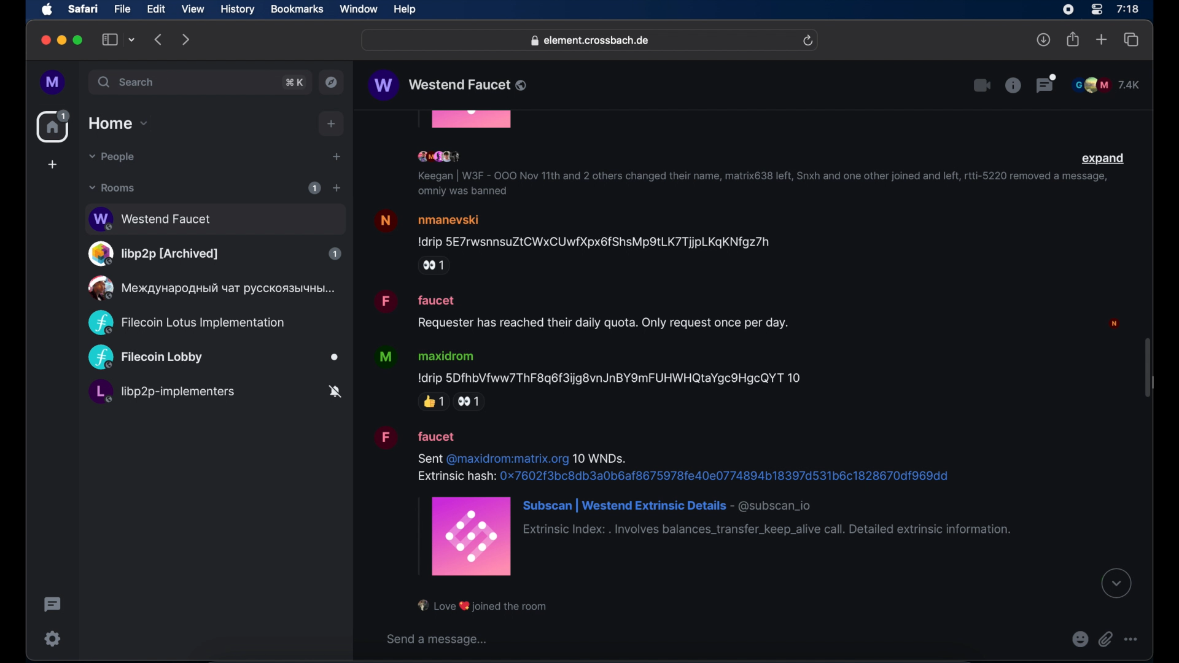  Describe the element at coordinates (573, 228) in the screenshot. I see `message` at that location.